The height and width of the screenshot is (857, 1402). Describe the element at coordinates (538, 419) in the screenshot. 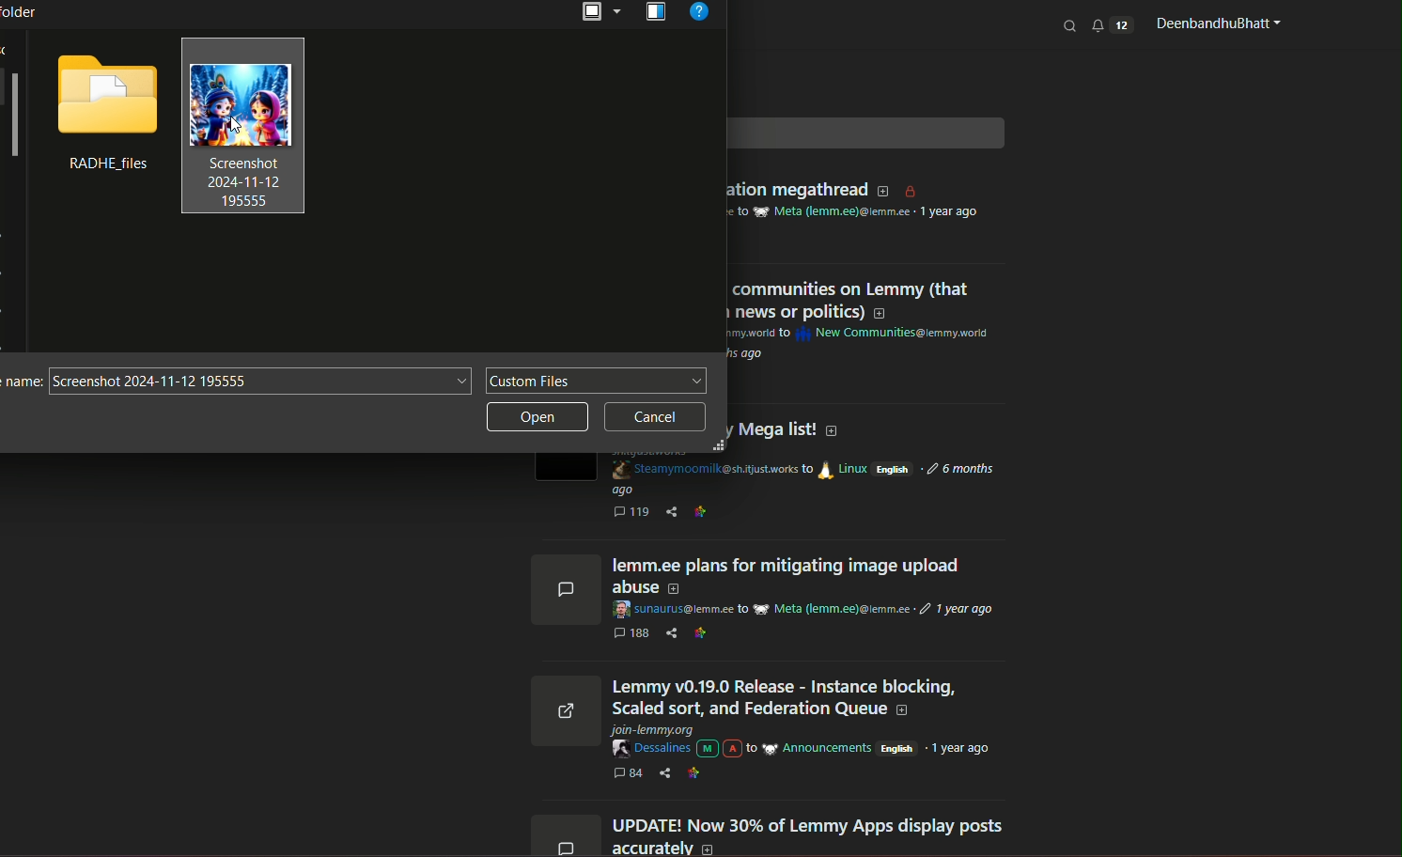

I see `open` at that location.